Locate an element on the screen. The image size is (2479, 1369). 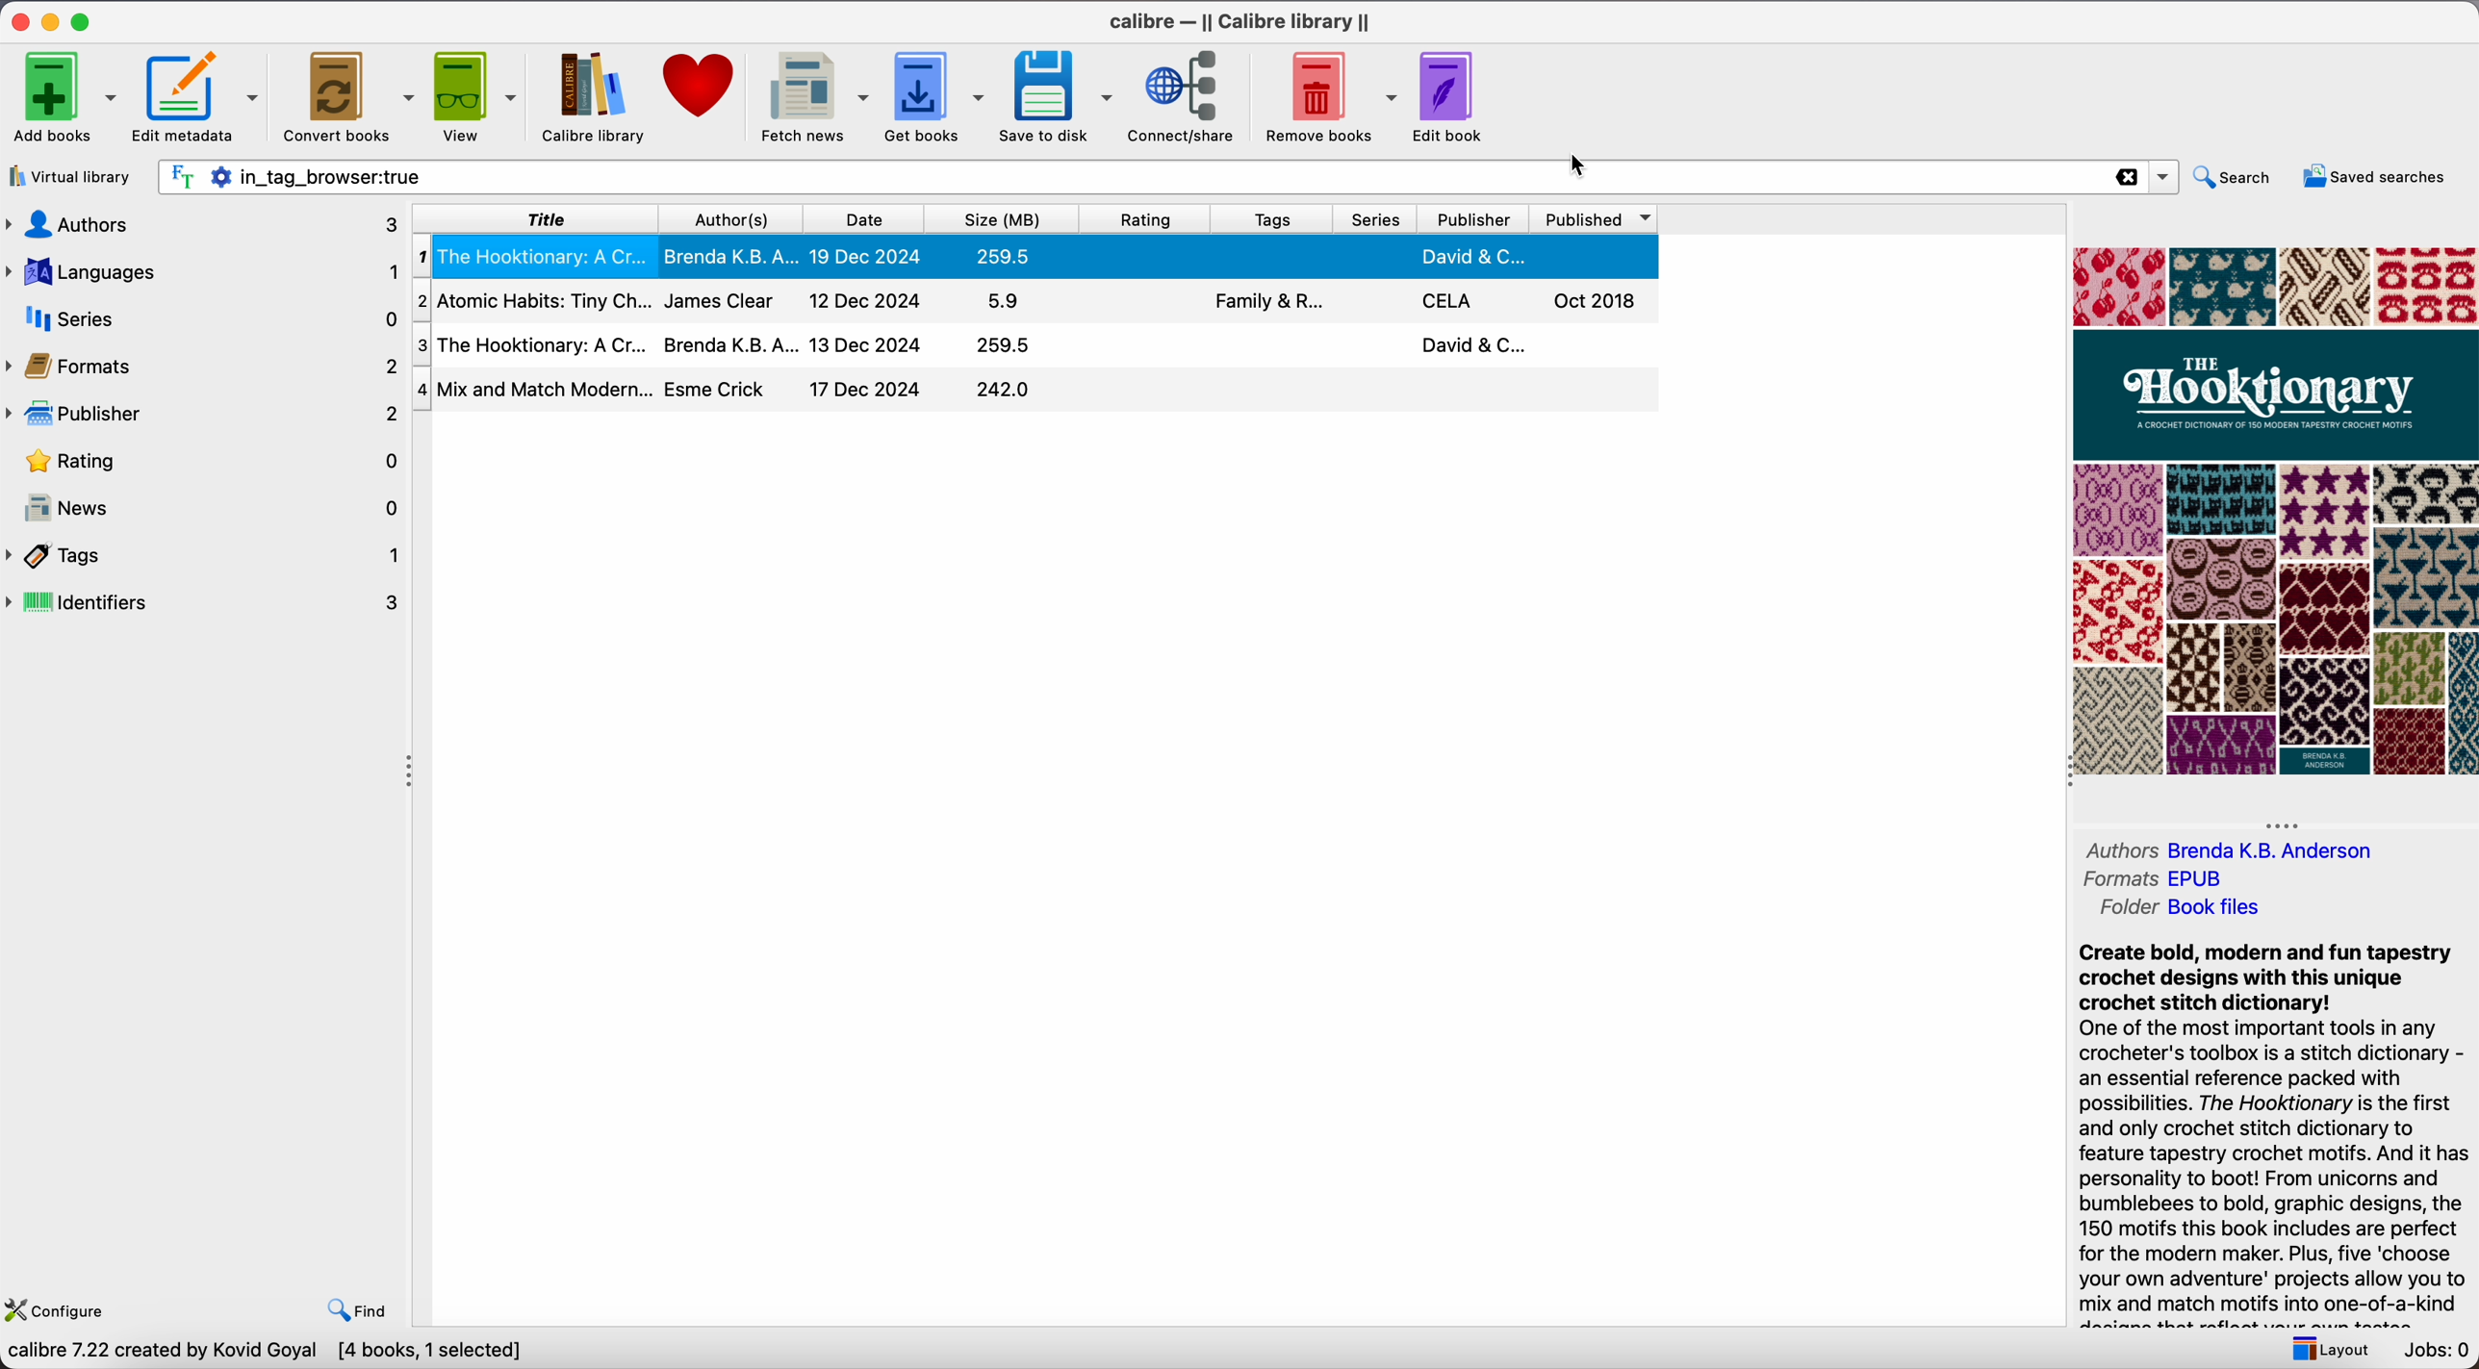
book cover preview is located at coordinates (2273, 511).